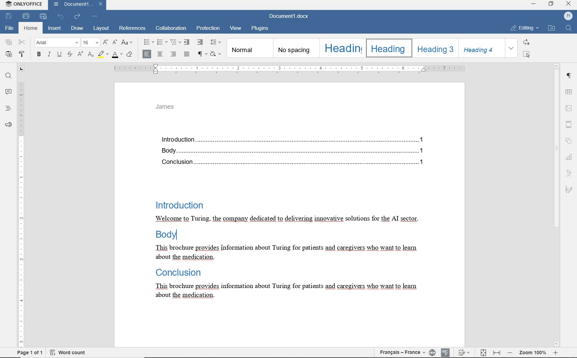 The height and width of the screenshot is (358, 577). I want to click on zoom in, so click(555, 353).